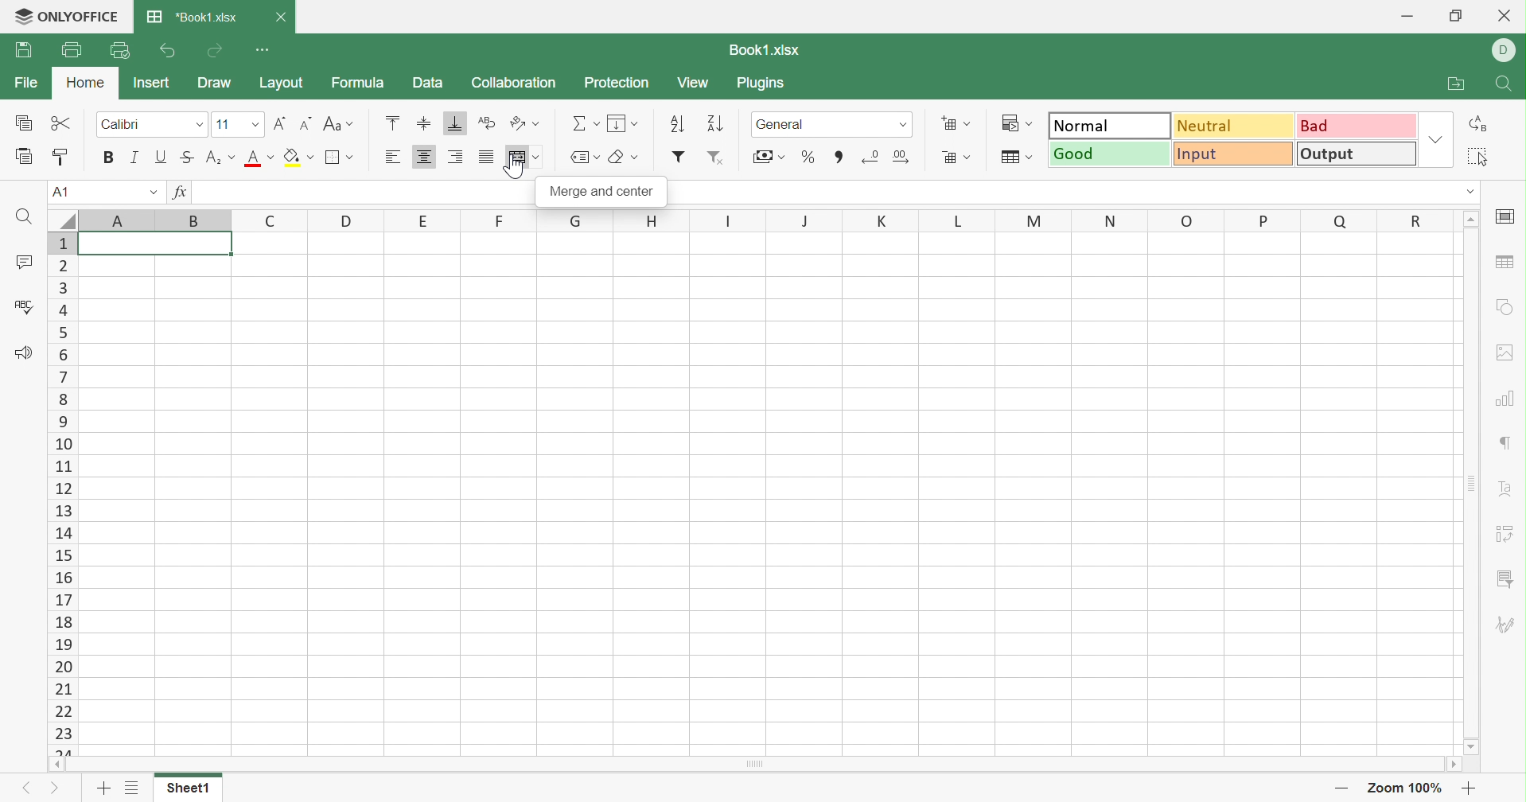 The height and width of the screenshot is (802, 1526). What do you see at coordinates (771, 158) in the screenshot?
I see `Accounting style` at bounding box center [771, 158].